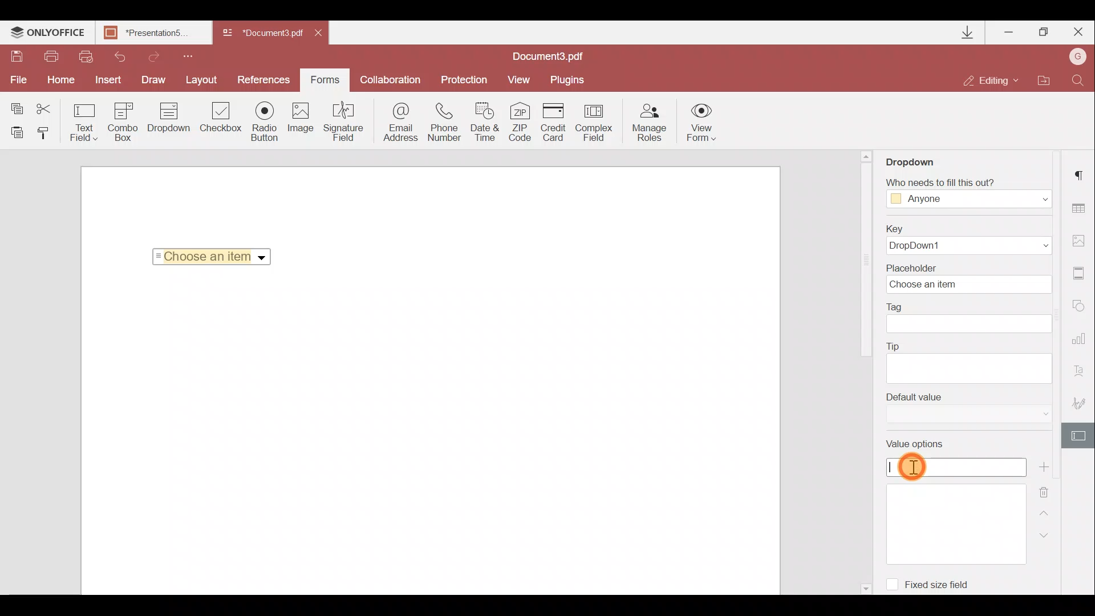 Image resolution: width=1095 pixels, height=616 pixels. I want to click on Presentation5, so click(151, 34).